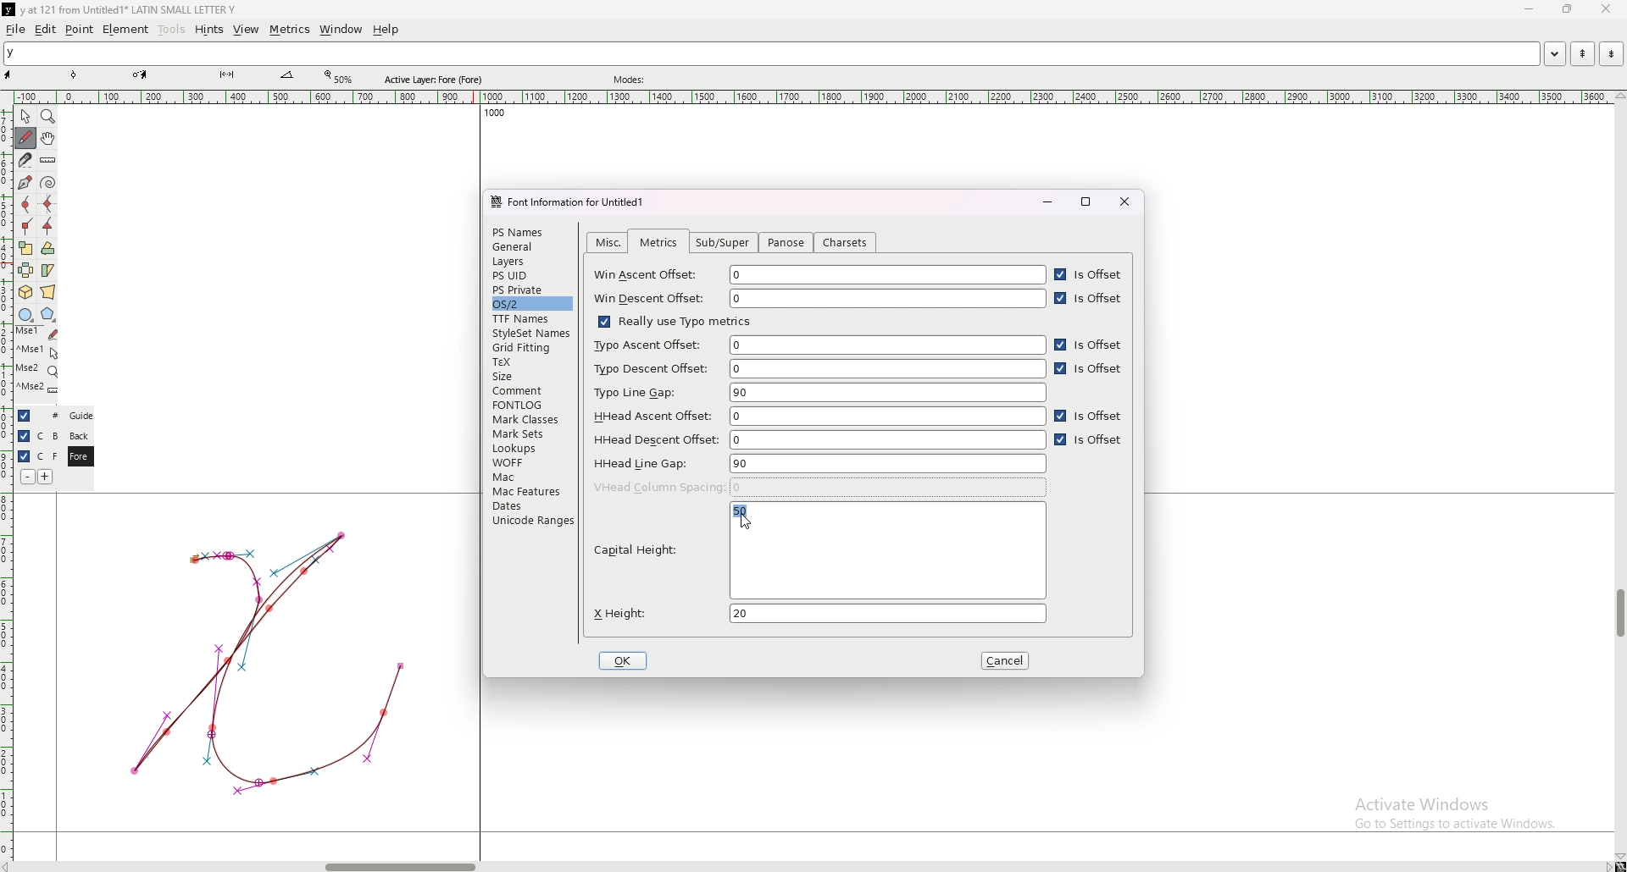 The height and width of the screenshot is (872, 1627). What do you see at coordinates (673, 321) in the screenshot?
I see `really use typo metrics` at bounding box center [673, 321].